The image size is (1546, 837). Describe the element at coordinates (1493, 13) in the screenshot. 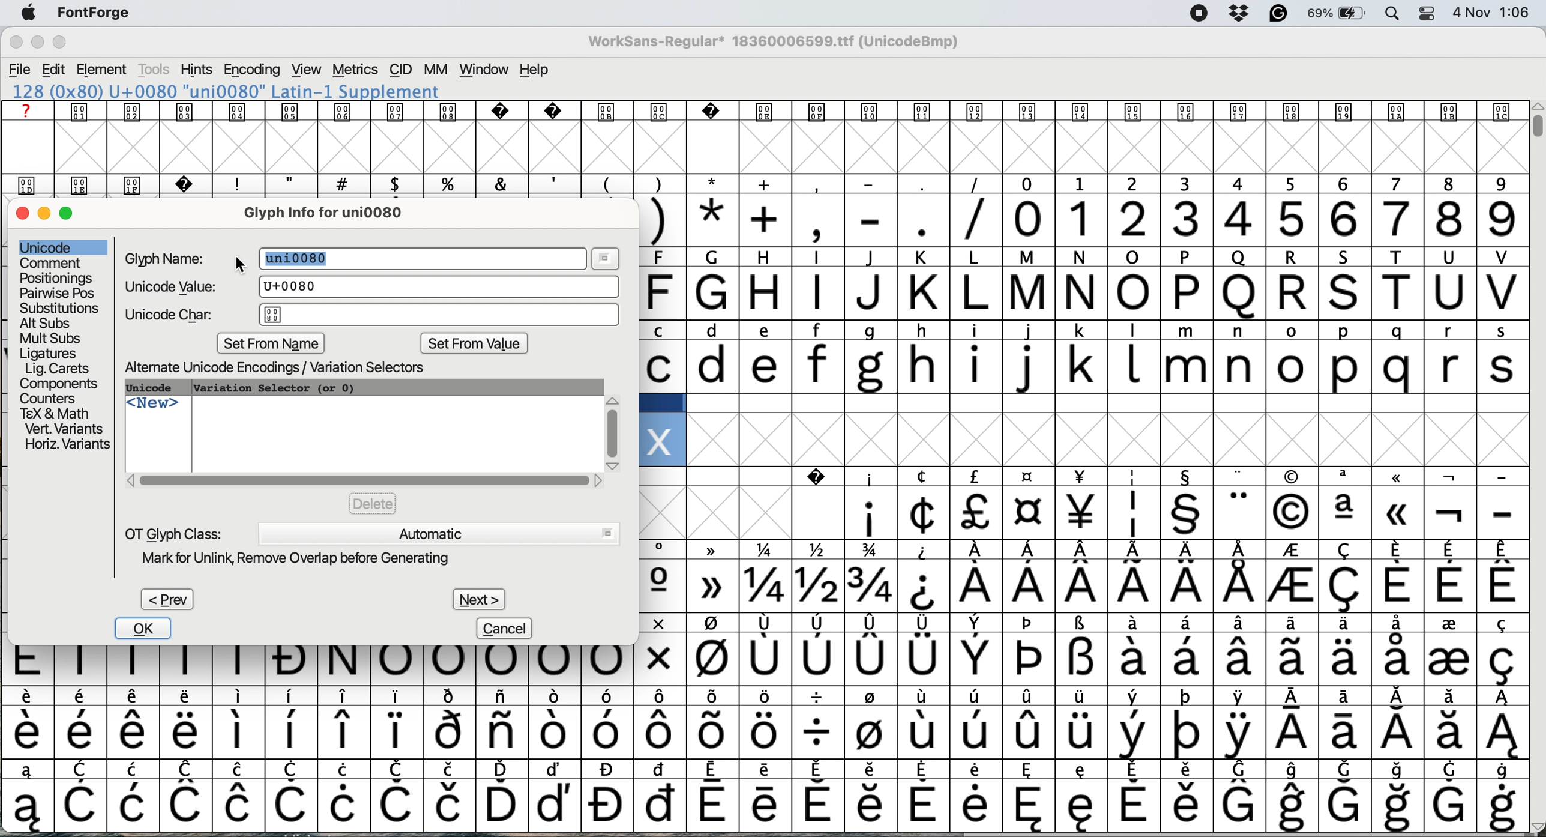

I see `date and time` at that location.